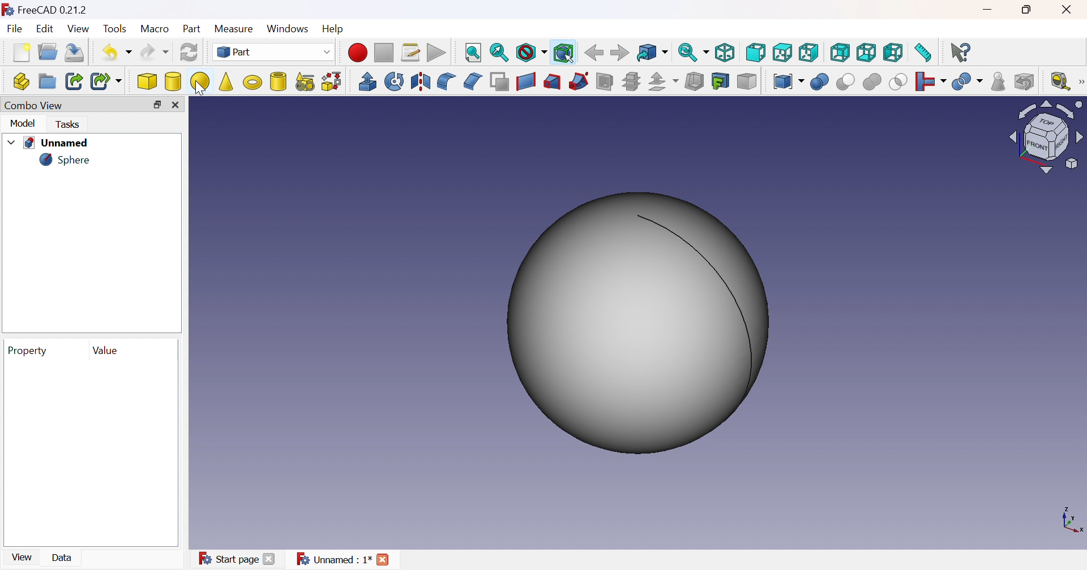 The height and width of the screenshot is (570, 1087). What do you see at coordinates (639, 325) in the screenshot?
I see `Sphere` at bounding box center [639, 325].